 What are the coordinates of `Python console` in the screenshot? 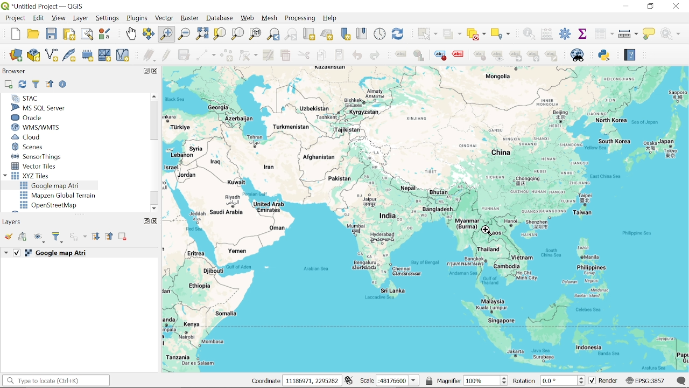 It's located at (605, 55).